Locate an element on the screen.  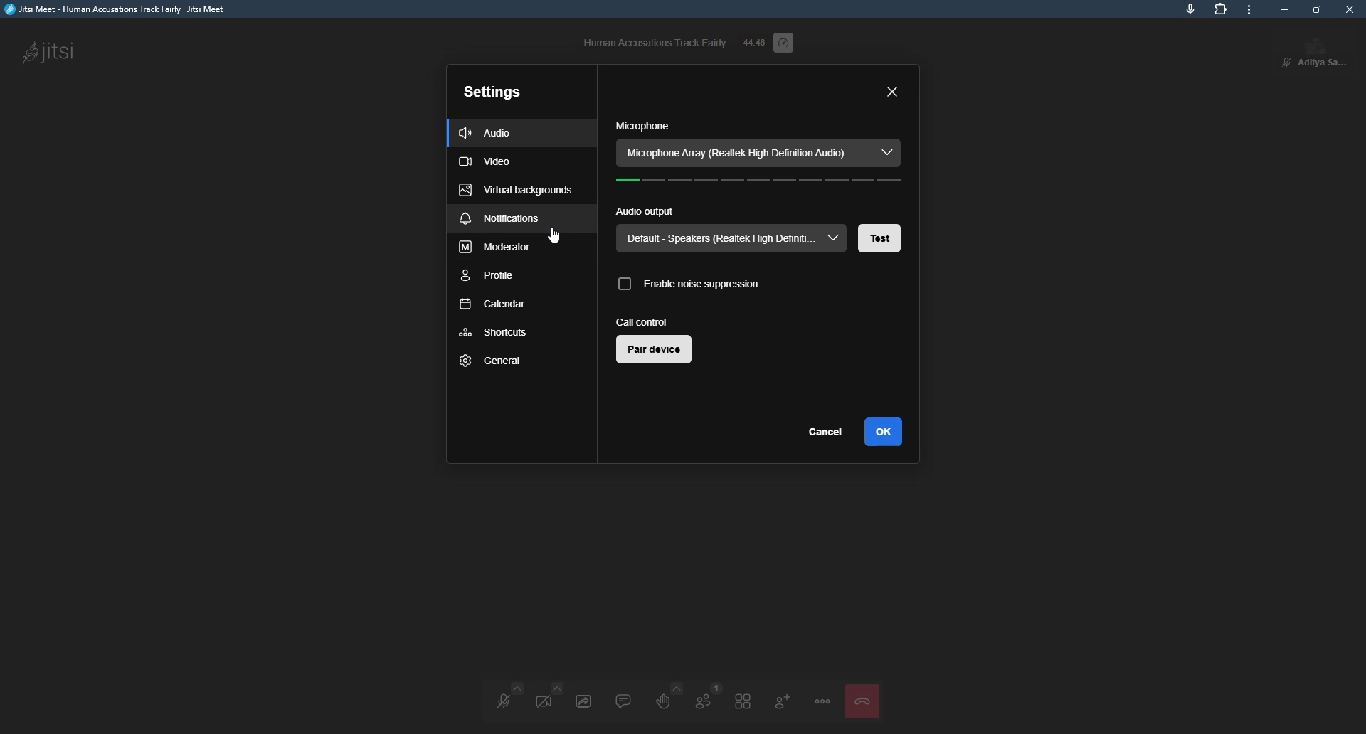
toggle tile view is located at coordinates (740, 701).